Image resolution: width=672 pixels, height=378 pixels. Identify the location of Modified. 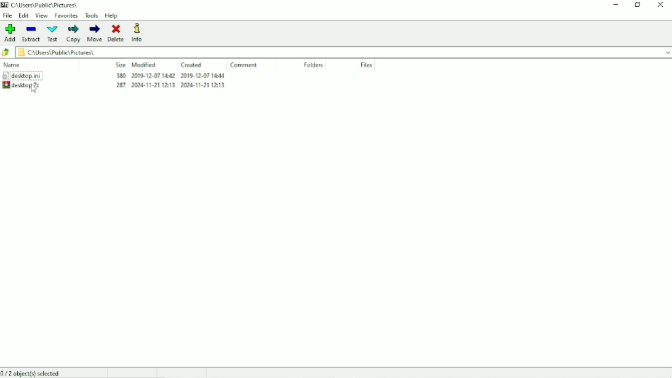
(145, 65).